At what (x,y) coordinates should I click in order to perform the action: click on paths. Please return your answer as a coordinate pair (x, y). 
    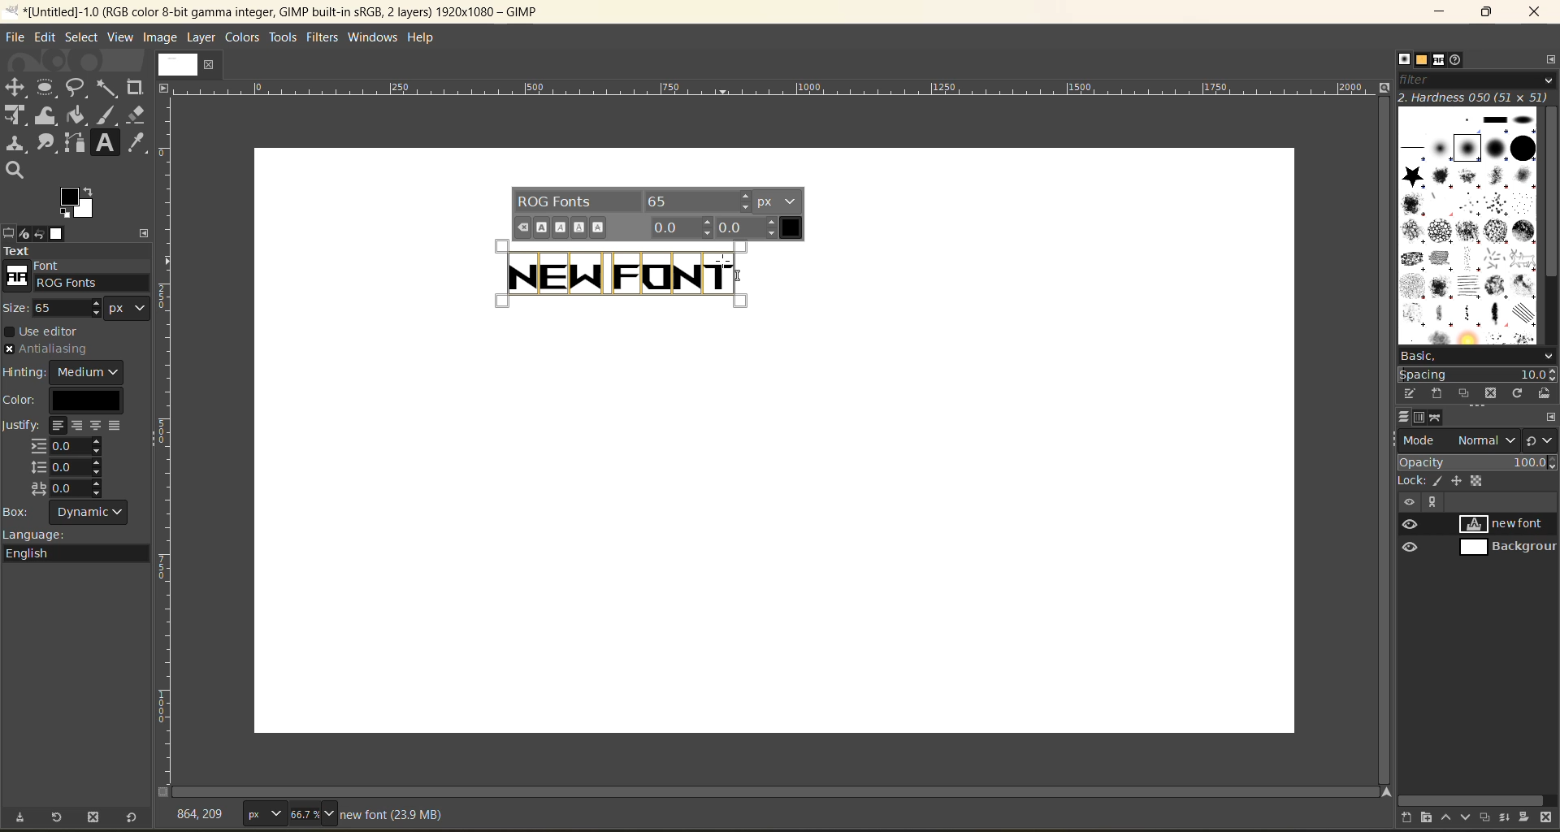
    Looking at the image, I should click on (1436, 418).